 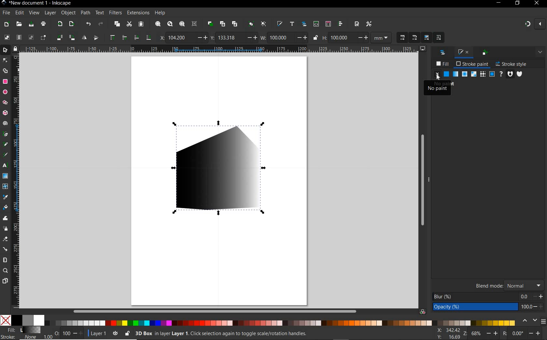 I want to click on 100, so click(x=66, y=333).